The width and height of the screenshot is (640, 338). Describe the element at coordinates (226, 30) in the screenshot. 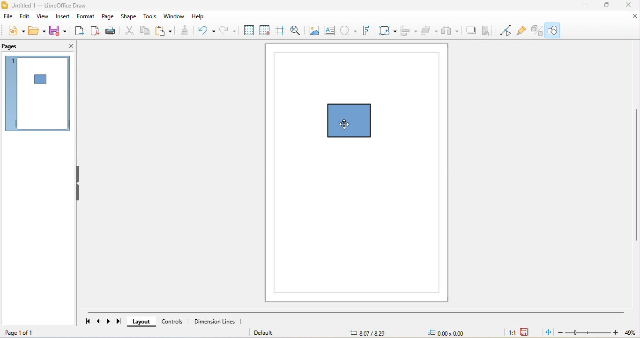

I see `redo` at that location.